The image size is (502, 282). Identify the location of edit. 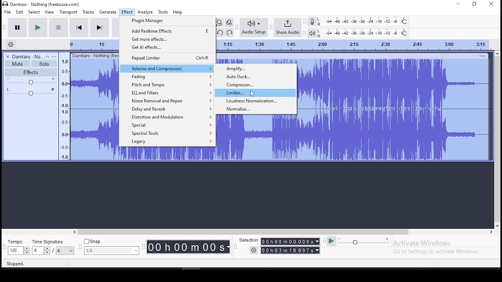
(20, 12).